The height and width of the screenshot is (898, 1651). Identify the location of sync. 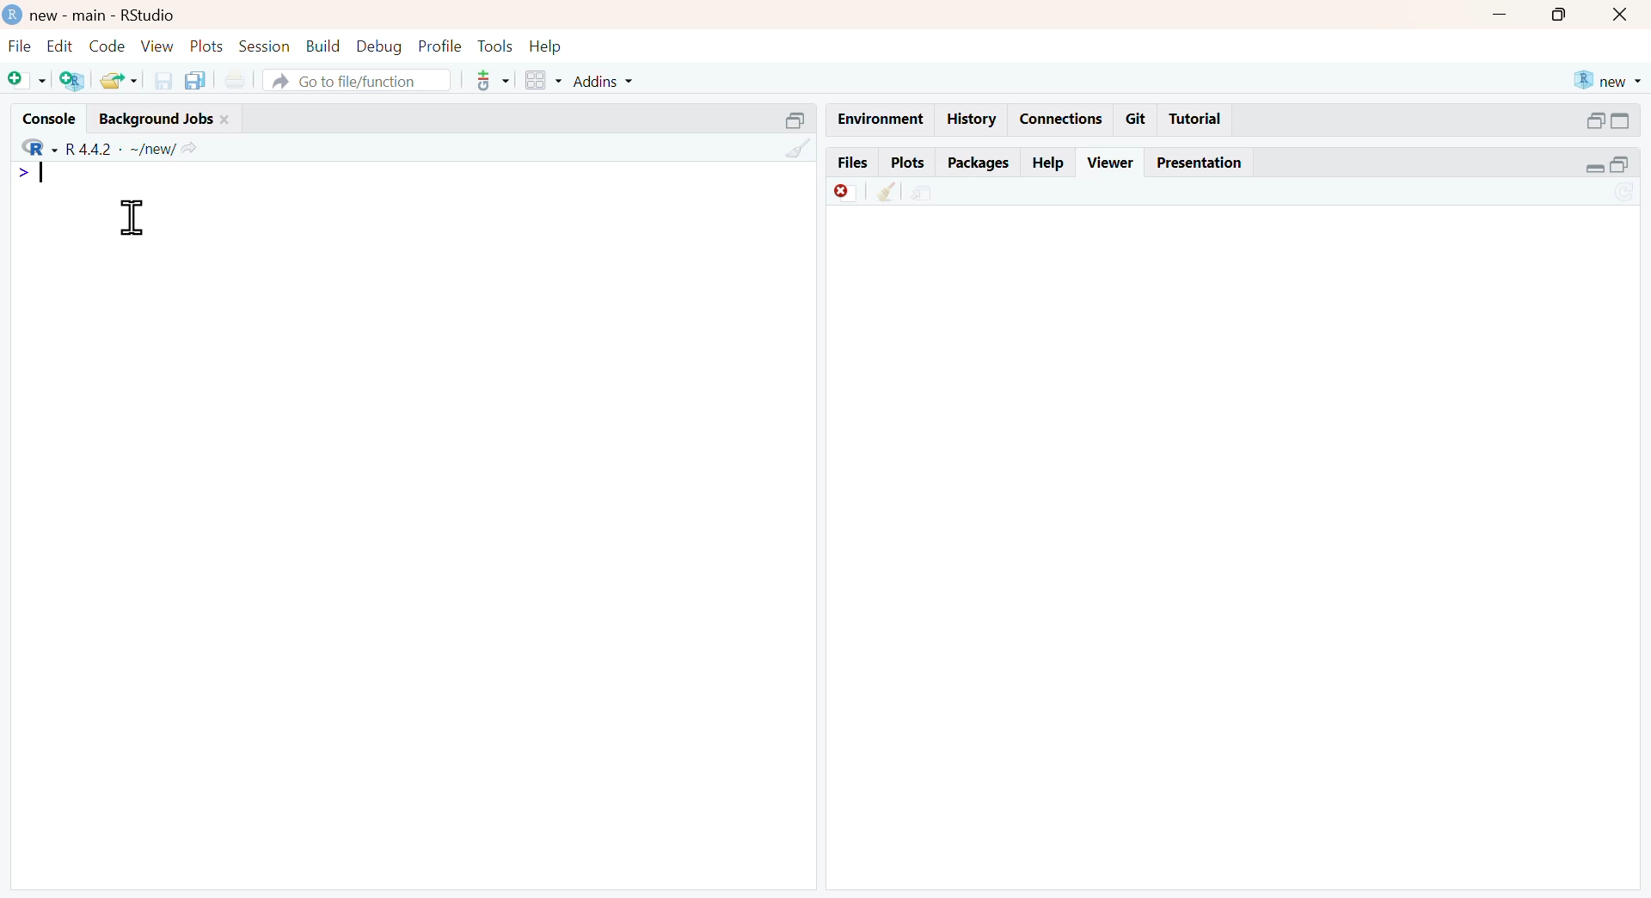
(1624, 192).